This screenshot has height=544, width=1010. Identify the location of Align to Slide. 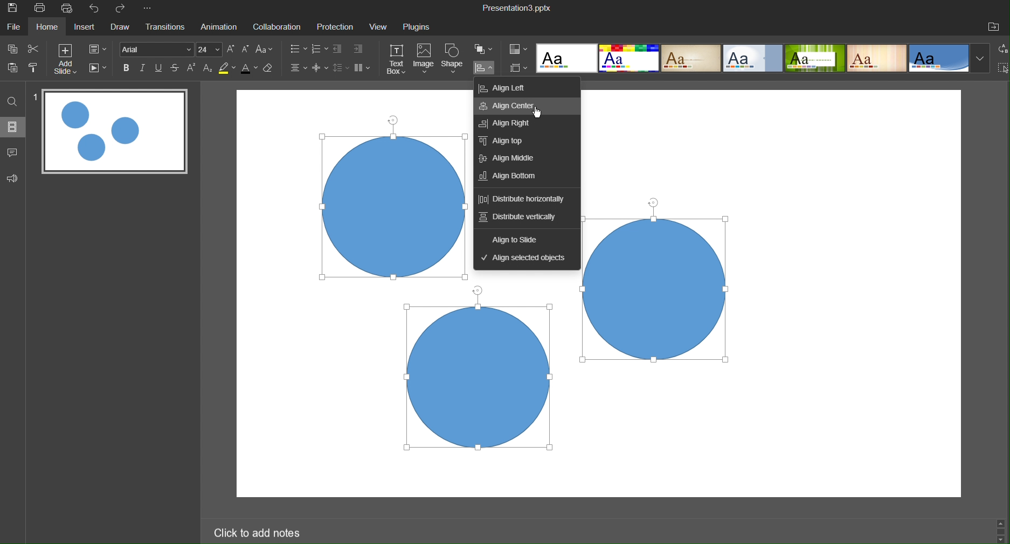
(516, 238).